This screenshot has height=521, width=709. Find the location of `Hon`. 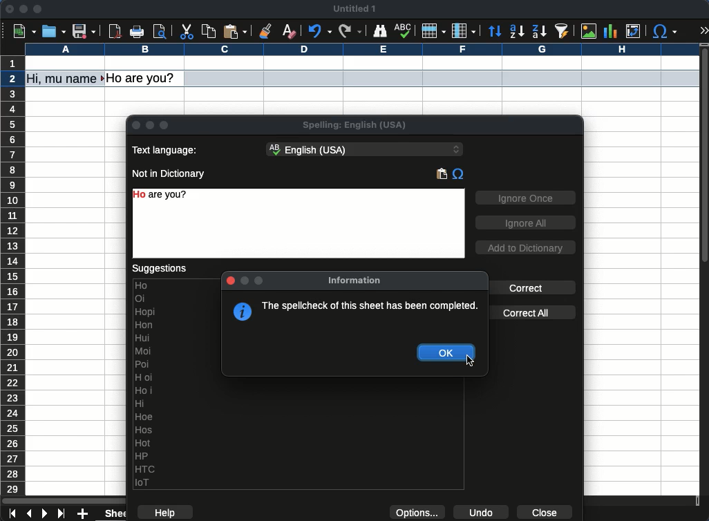

Hon is located at coordinates (146, 325).